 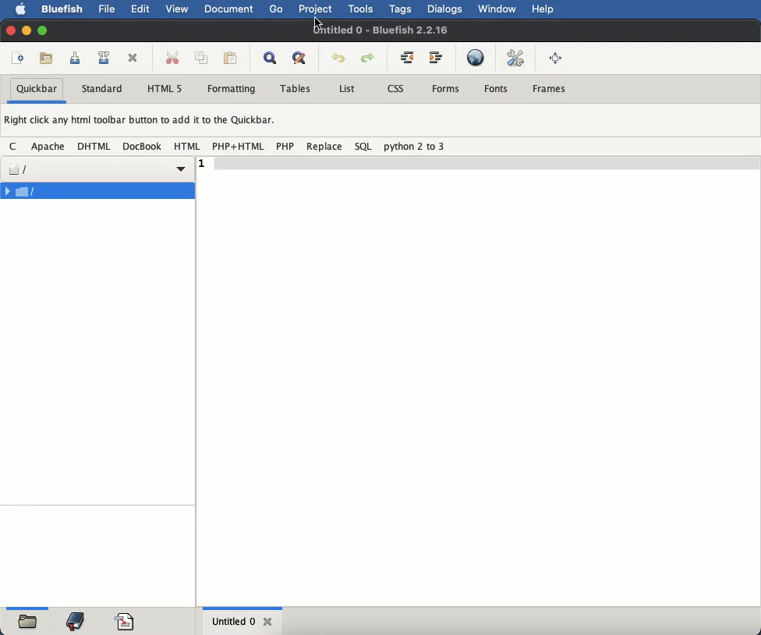 I want to click on sql, so click(x=363, y=146).